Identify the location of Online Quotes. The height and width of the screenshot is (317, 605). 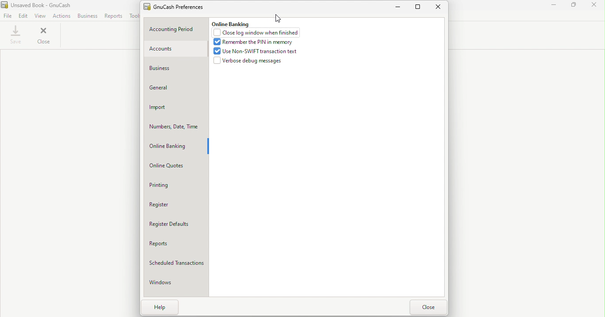
(178, 166).